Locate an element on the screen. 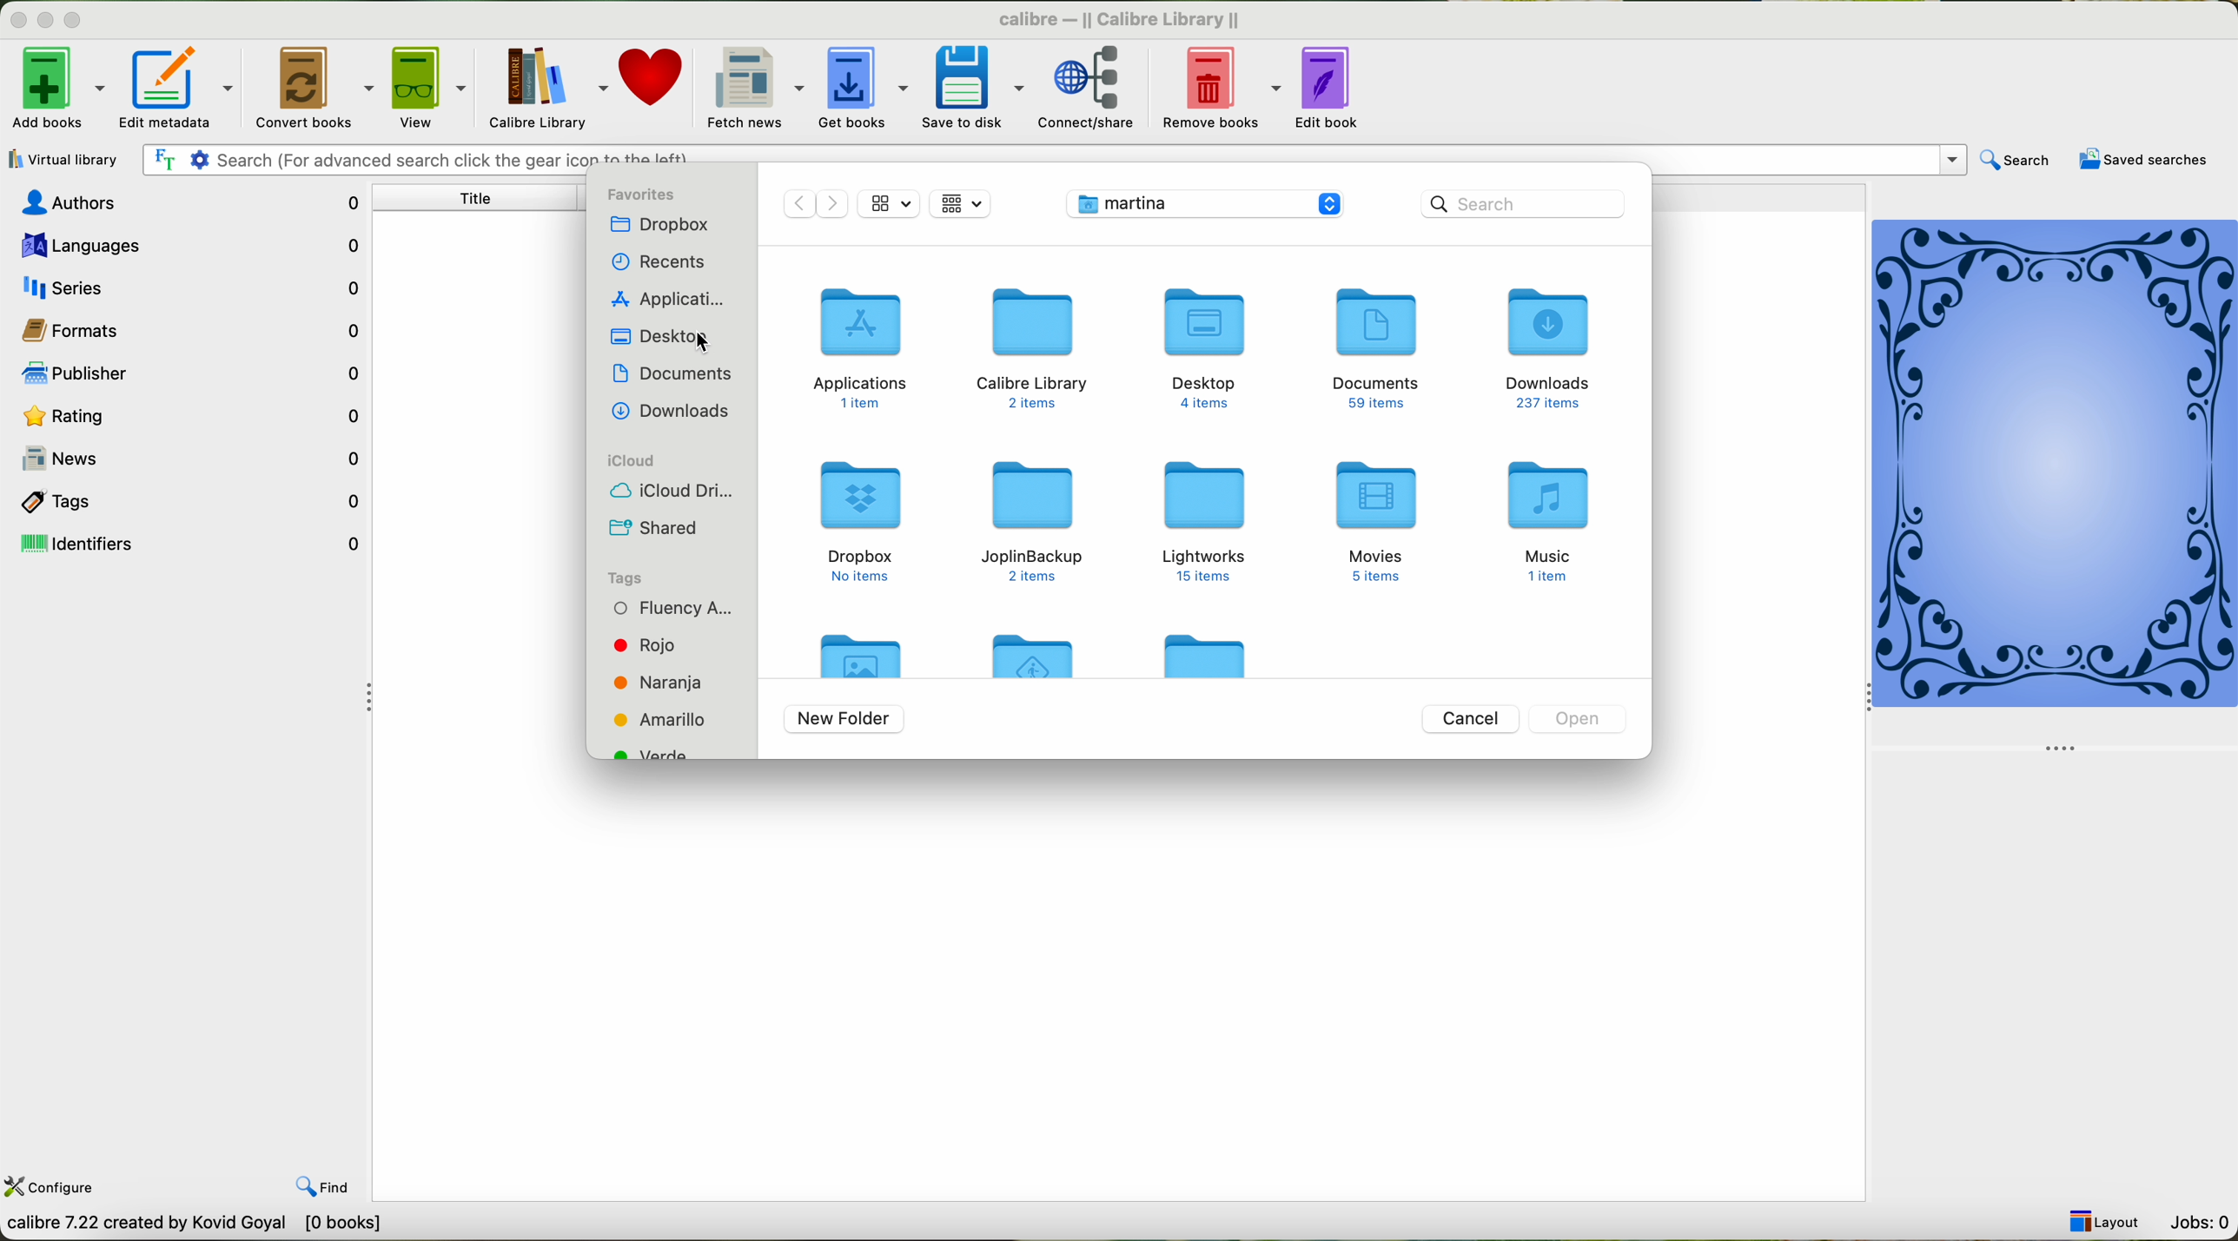 The height and width of the screenshot is (1241, 2238). dropbox is located at coordinates (661, 223).